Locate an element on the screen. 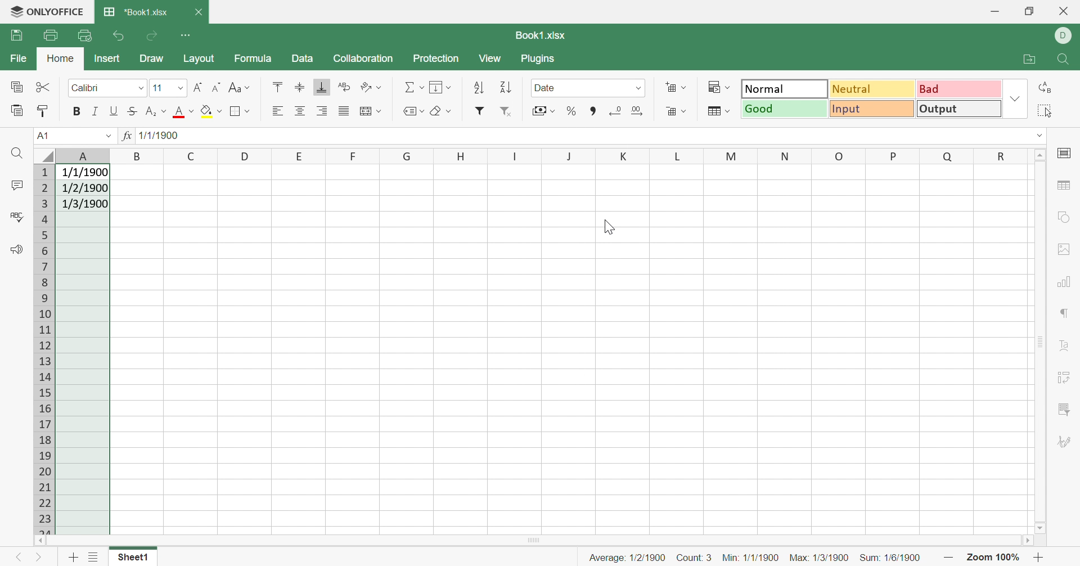  Font is located at coordinates (170, 87).